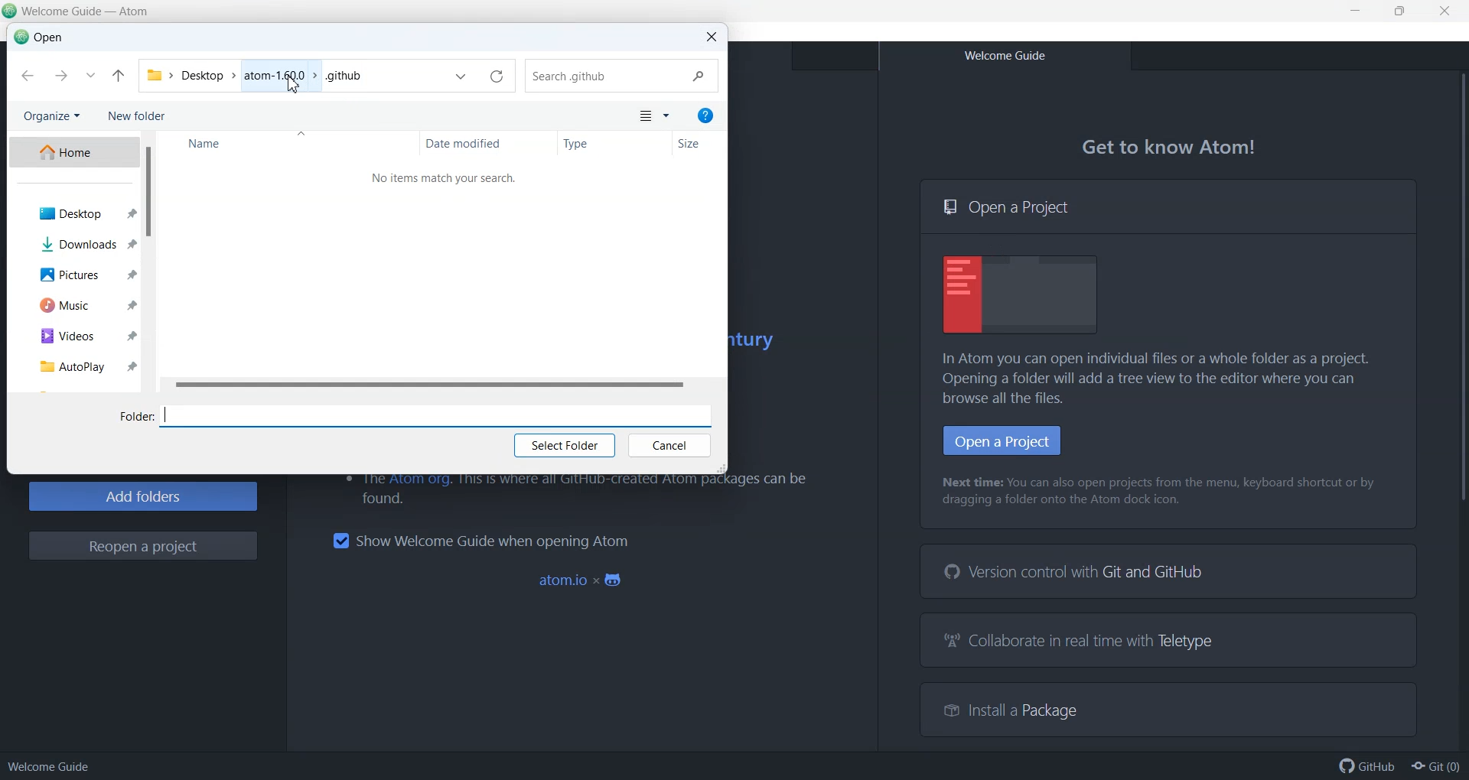 The height and width of the screenshot is (780, 1469). Describe the element at coordinates (623, 76) in the screenshot. I see `Search .github` at that location.